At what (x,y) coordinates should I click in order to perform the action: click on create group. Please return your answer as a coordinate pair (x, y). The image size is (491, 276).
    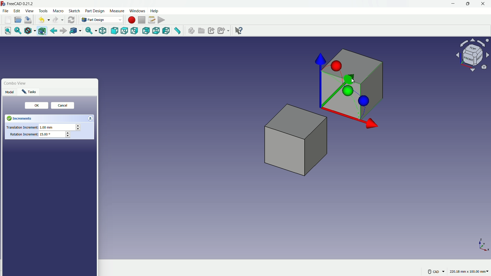
    Looking at the image, I should click on (202, 31).